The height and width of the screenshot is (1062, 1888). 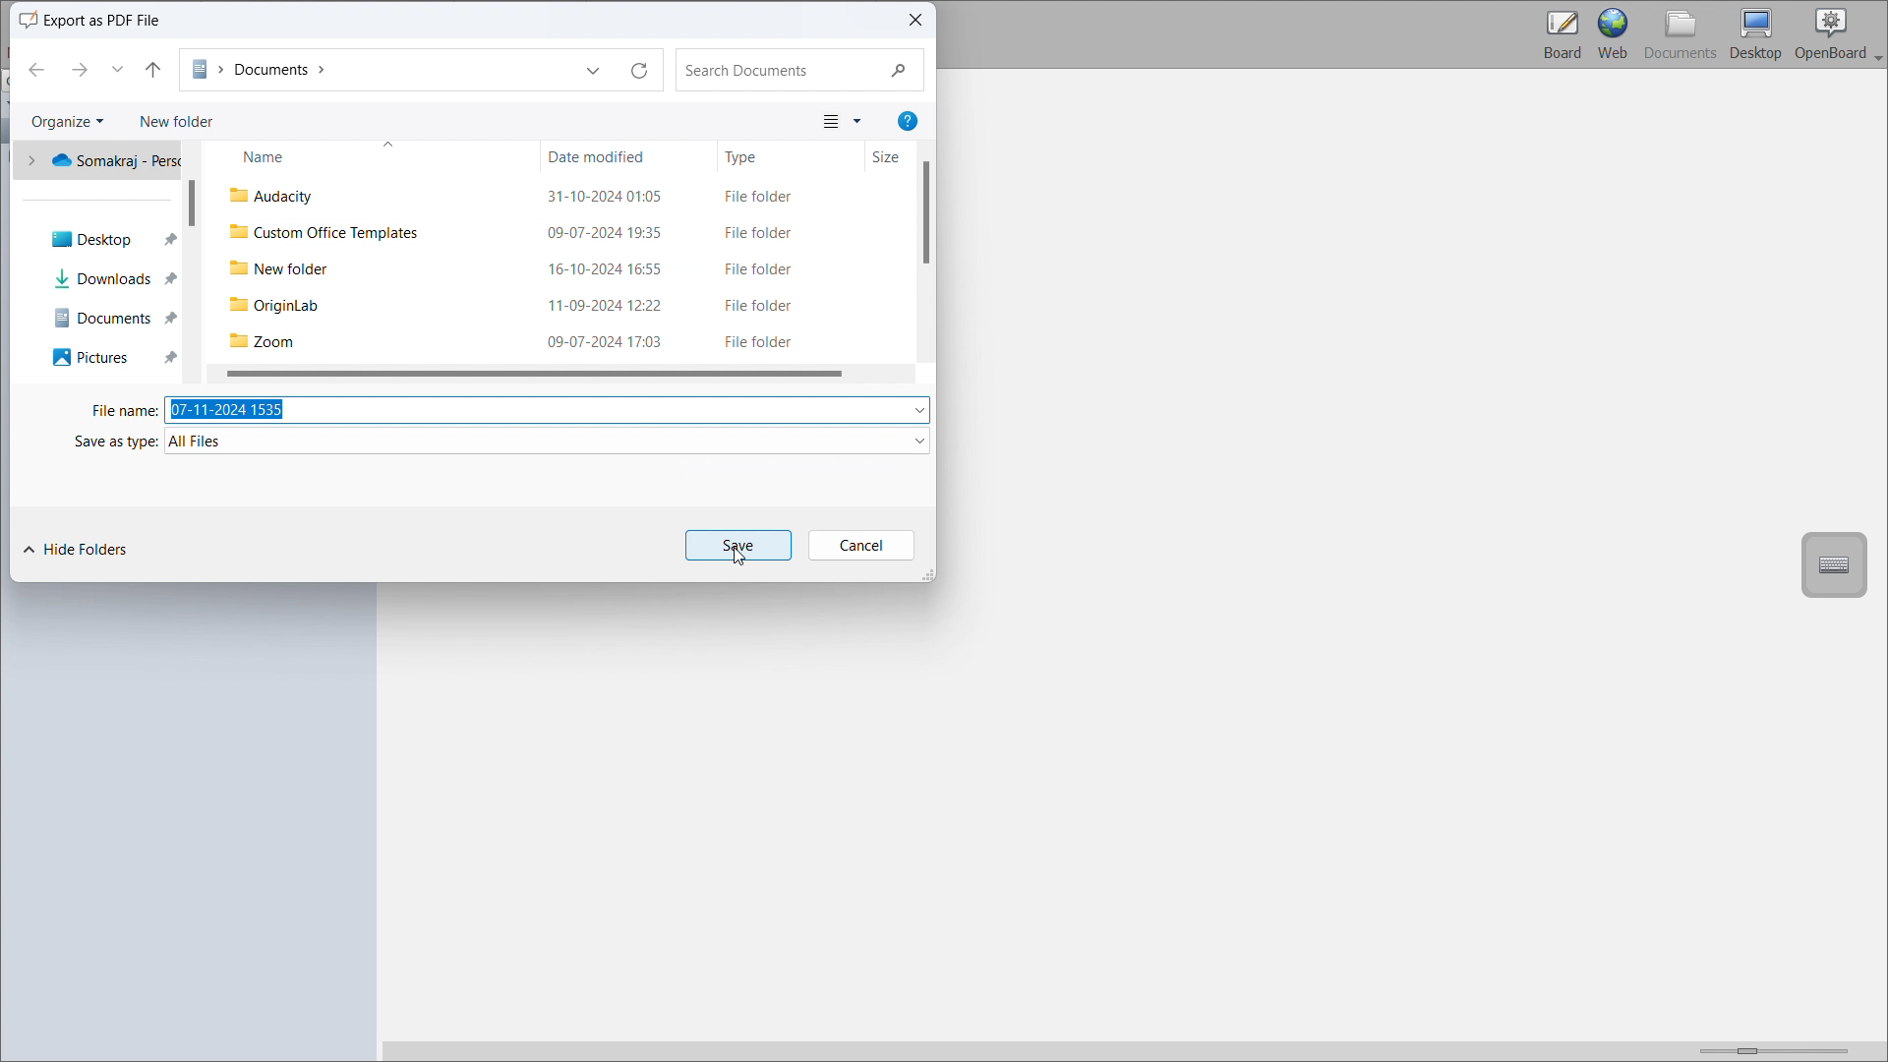 What do you see at coordinates (926, 209) in the screenshot?
I see `vertical scrollbar` at bounding box center [926, 209].